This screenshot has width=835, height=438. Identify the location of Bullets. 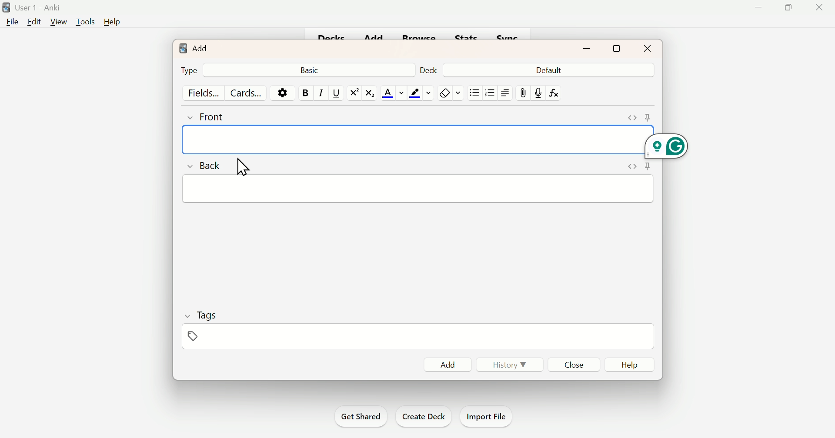
(490, 94).